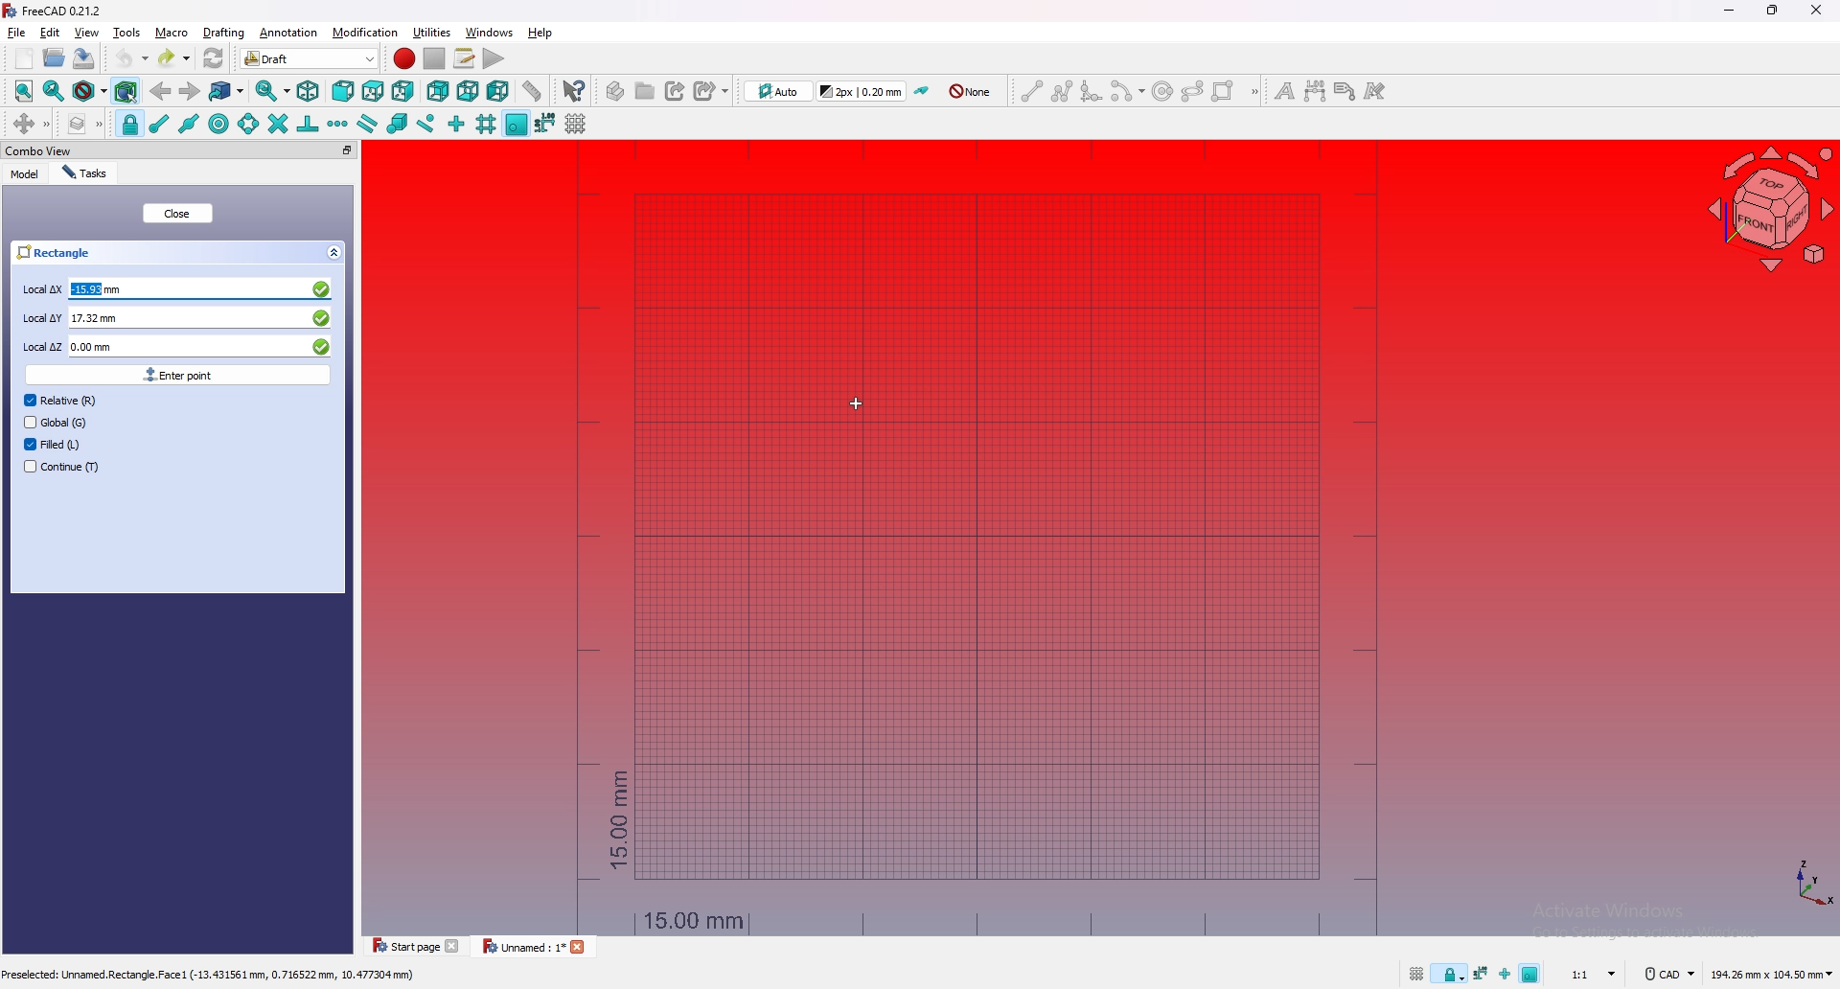  What do you see at coordinates (62, 422) in the screenshot?
I see `global (G)` at bounding box center [62, 422].